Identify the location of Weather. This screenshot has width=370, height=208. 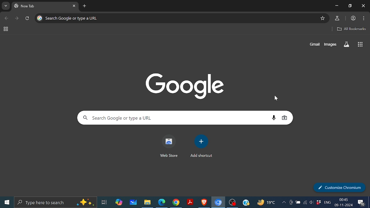
(266, 202).